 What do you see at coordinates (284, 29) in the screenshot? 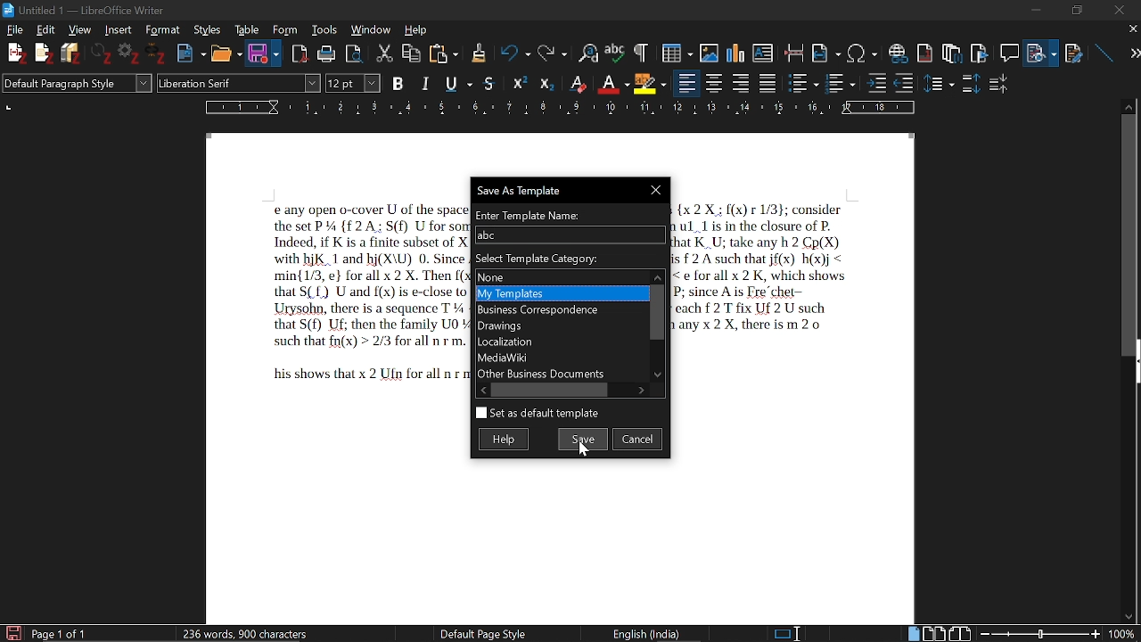
I see `Form` at bounding box center [284, 29].